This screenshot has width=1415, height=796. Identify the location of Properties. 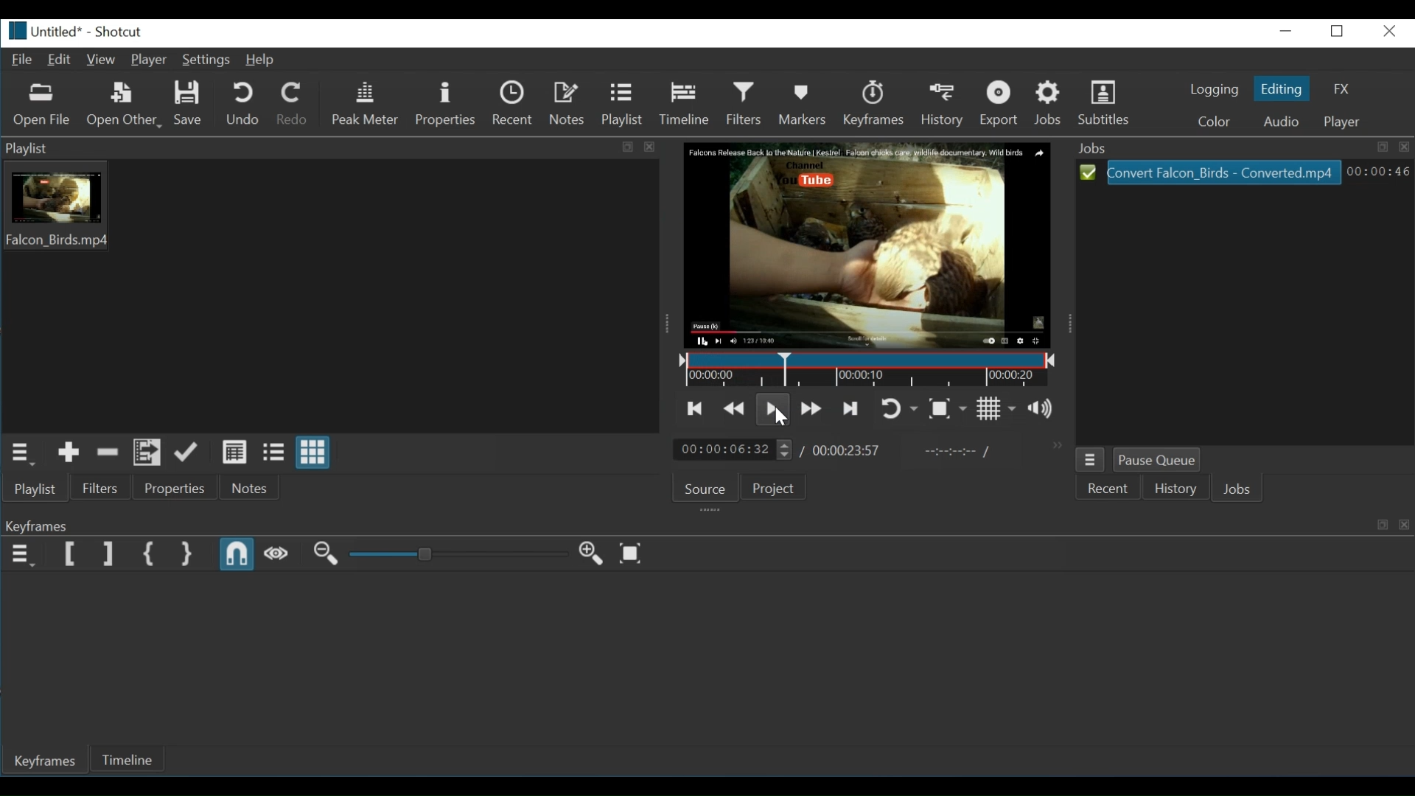
(178, 486).